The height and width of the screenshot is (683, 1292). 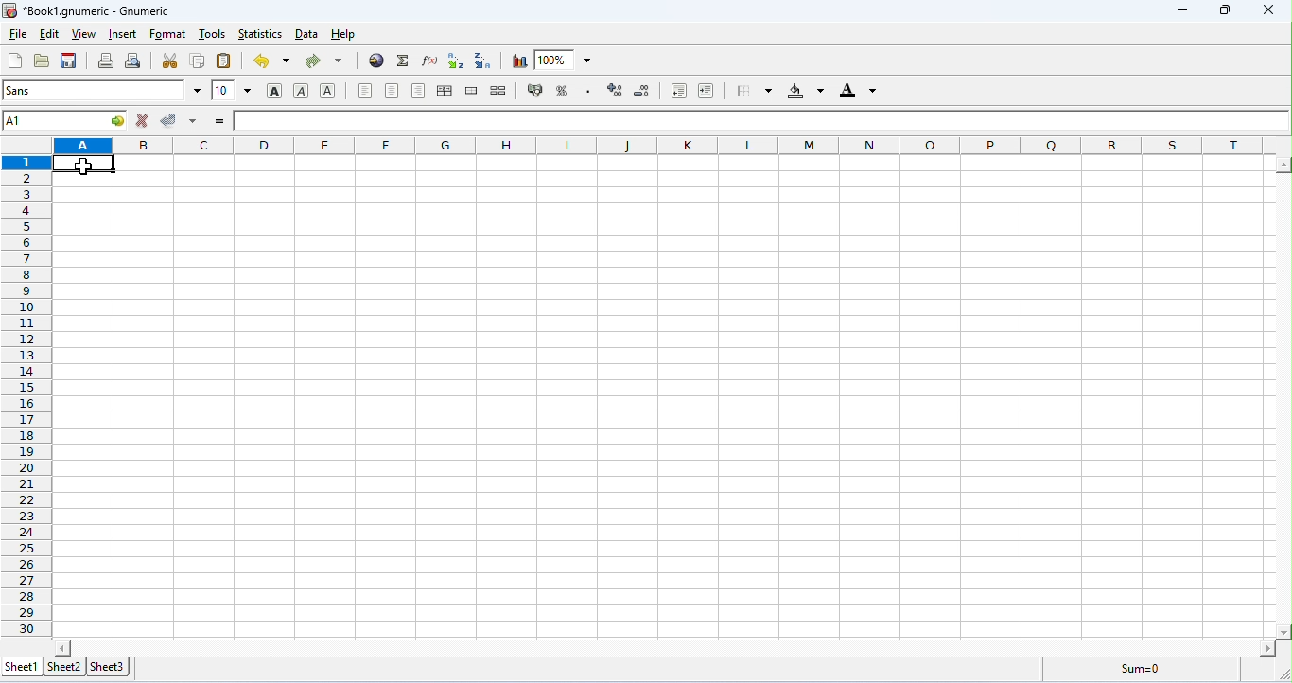 What do you see at coordinates (169, 61) in the screenshot?
I see `cut` at bounding box center [169, 61].